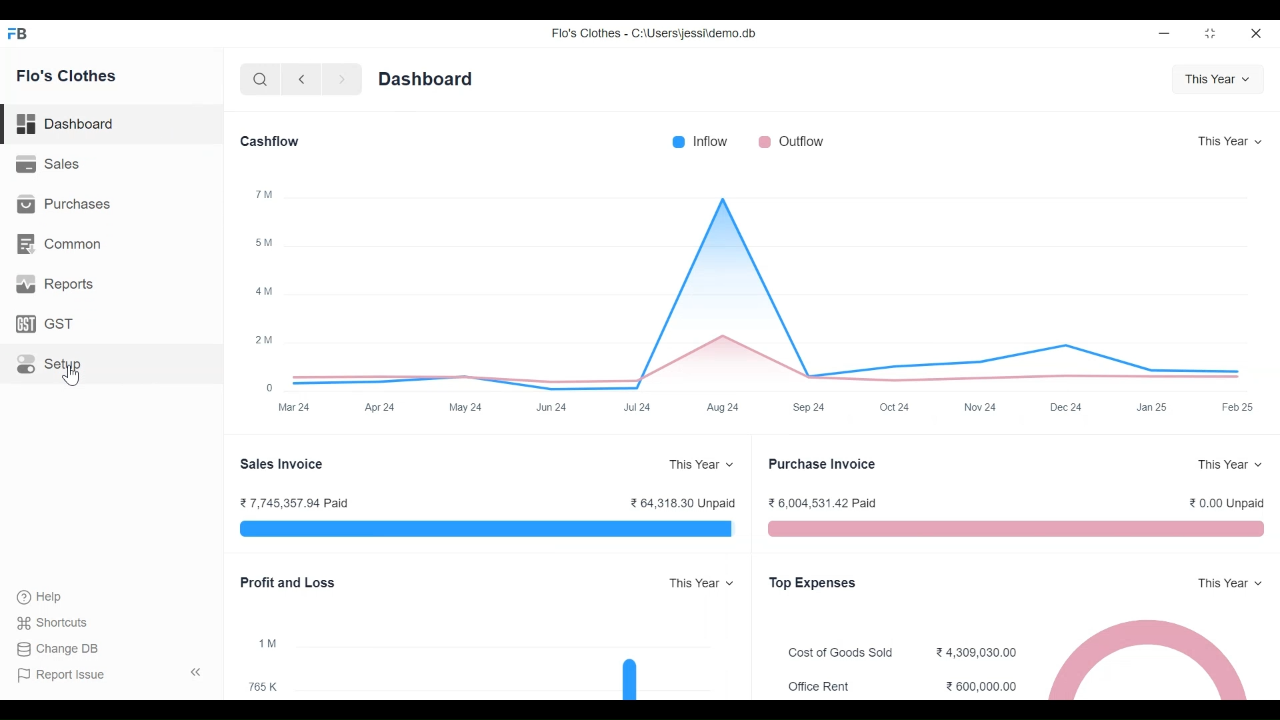 The image size is (1280, 720). What do you see at coordinates (59, 244) in the screenshot?
I see `common` at bounding box center [59, 244].